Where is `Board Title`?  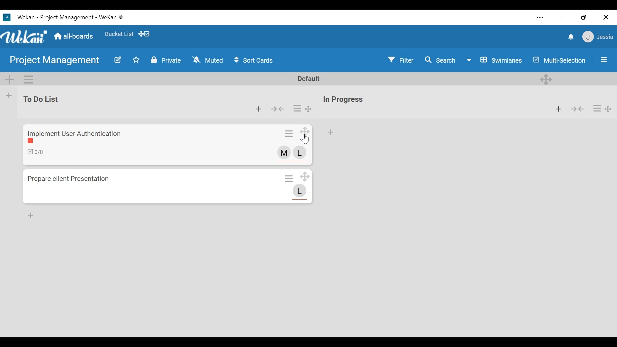 Board Title is located at coordinates (70, 18).